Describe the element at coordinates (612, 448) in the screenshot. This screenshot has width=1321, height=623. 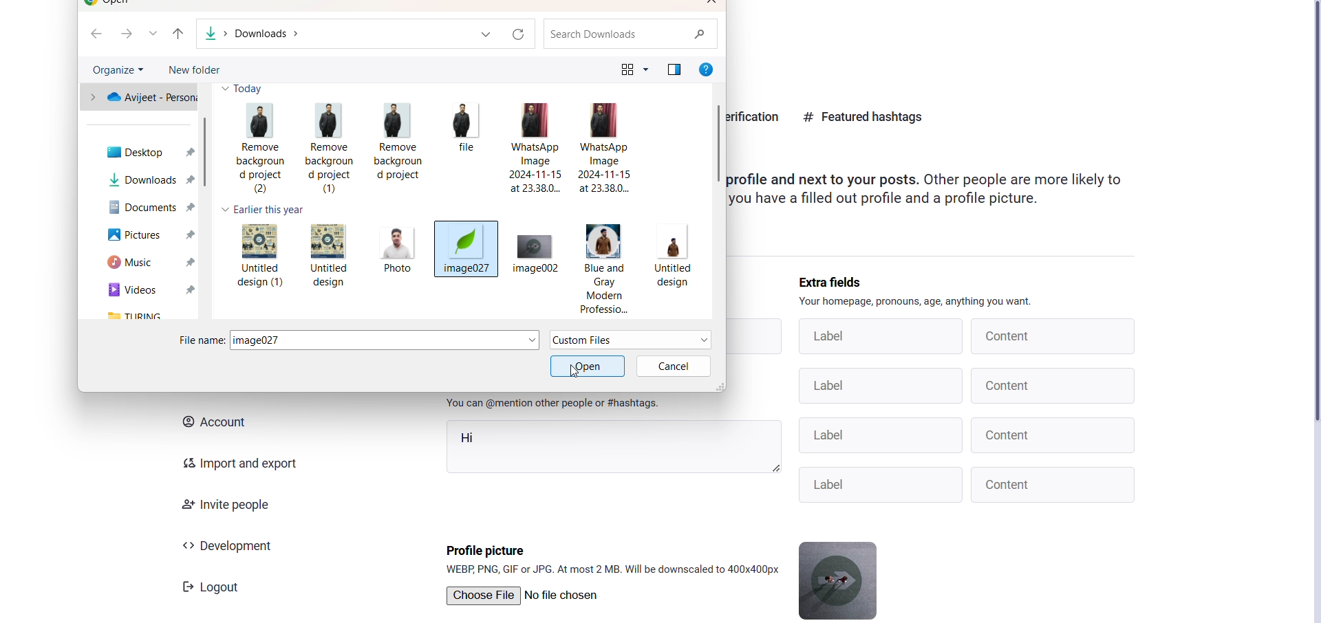
I see `hi` at that location.